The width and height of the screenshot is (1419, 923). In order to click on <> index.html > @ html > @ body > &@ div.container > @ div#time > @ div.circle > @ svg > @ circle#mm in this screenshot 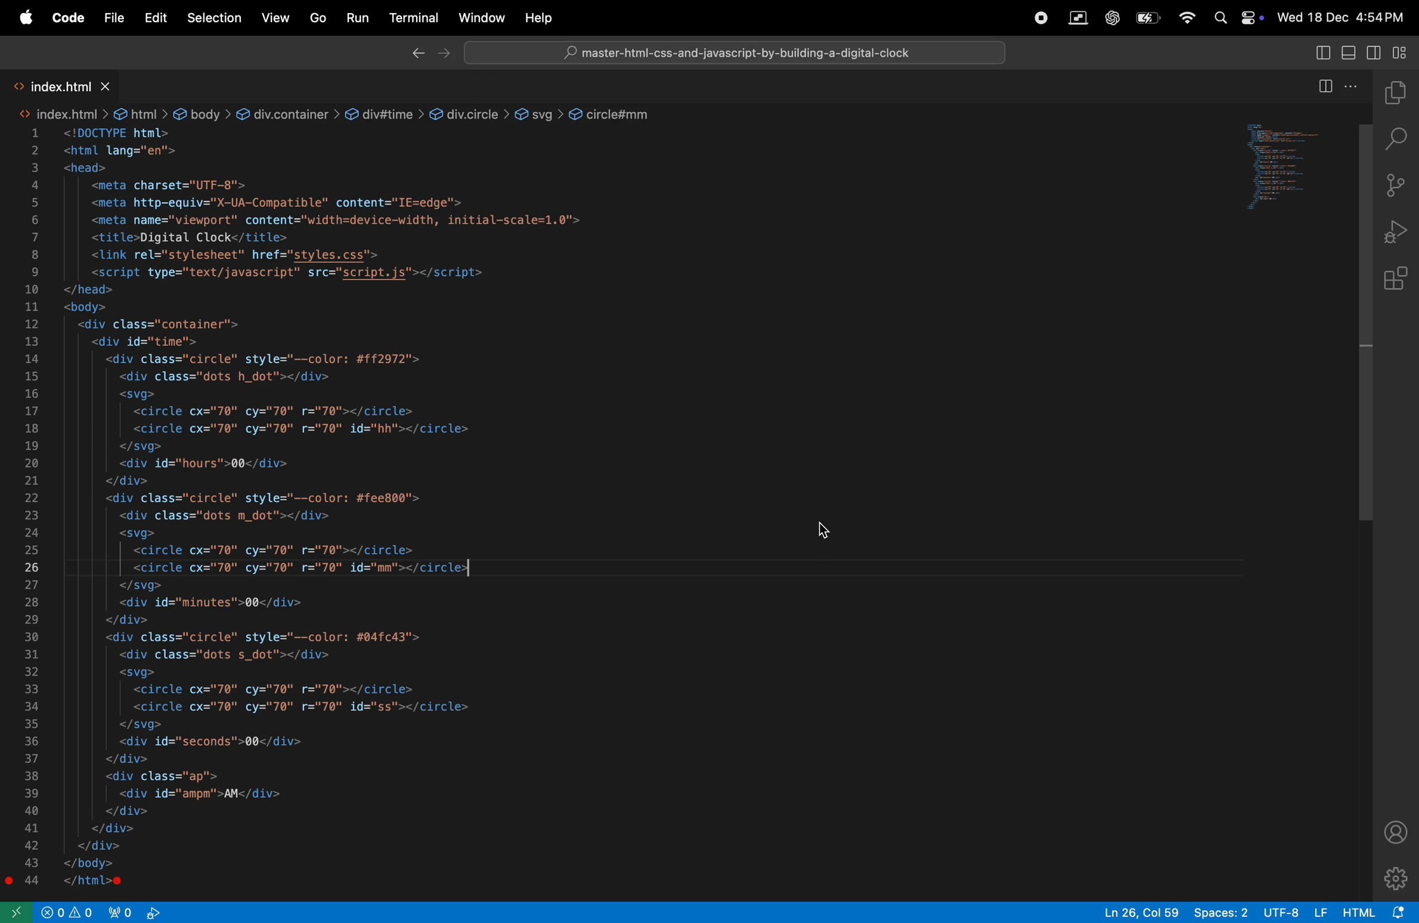, I will do `click(339, 113)`.